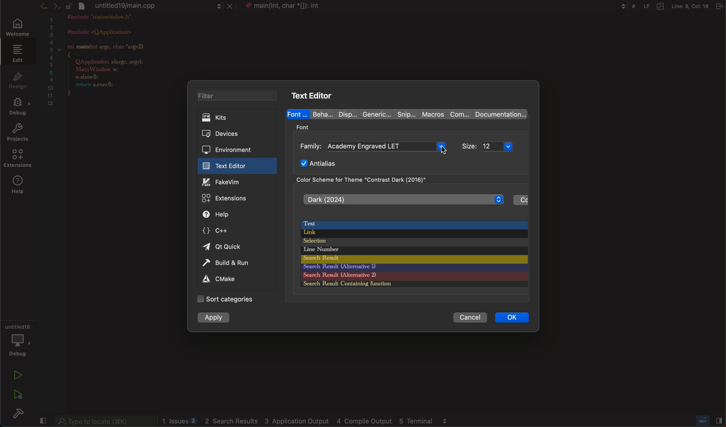 This screenshot has width=726, height=427. What do you see at coordinates (373, 145) in the screenshot?
I see `family` at bounding box center [373, 145].